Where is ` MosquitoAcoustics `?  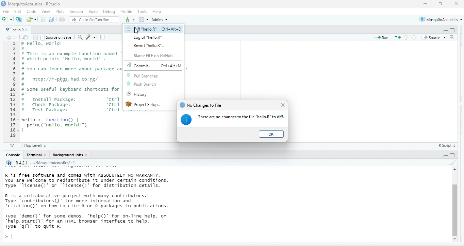
 MosquitoAcoustics  is located at coordinates (442, 18).